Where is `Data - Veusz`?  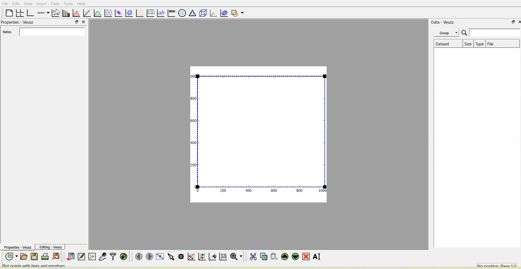 Data - Veusz is located at coordinates (443, 22).